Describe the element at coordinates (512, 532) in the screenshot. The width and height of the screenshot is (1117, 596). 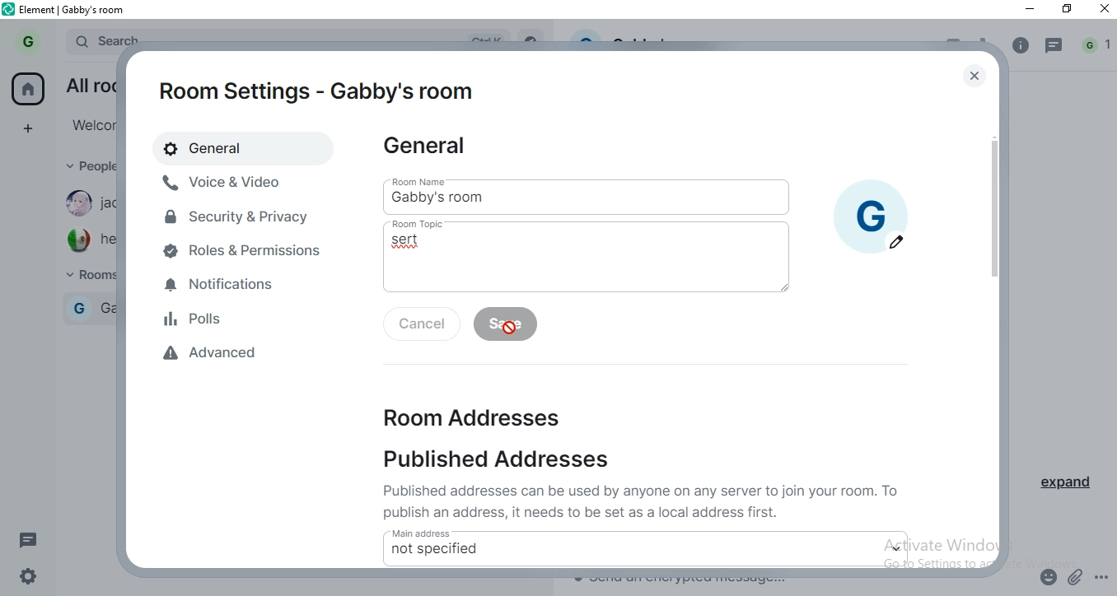
I see `main address` at that location.